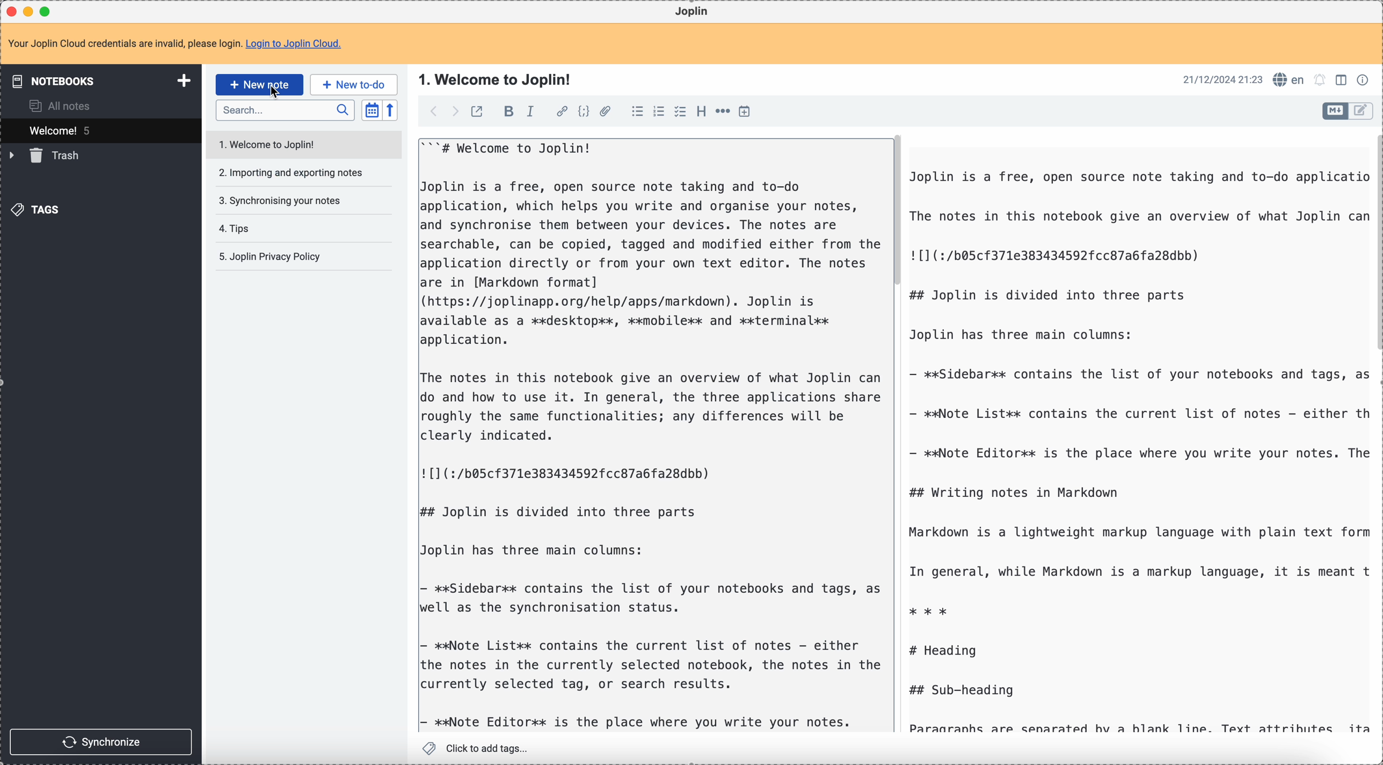 The height and width of the screenshot is (765, 1383). I want to click on date and hour, so click(1223, 79).